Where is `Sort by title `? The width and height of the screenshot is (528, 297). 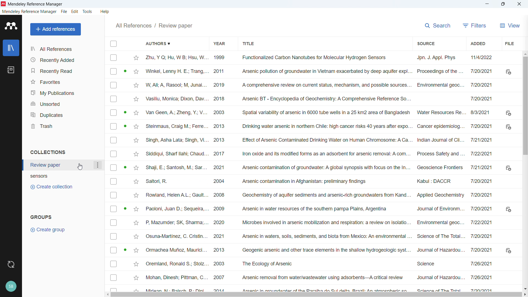 Sort by title  is located at coordinates (249, 43).